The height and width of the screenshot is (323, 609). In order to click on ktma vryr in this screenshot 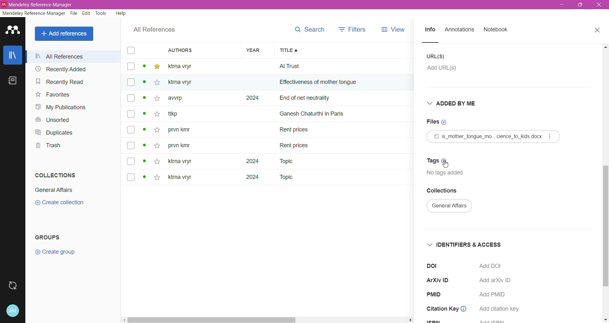, I will do `click(180, 179)`.